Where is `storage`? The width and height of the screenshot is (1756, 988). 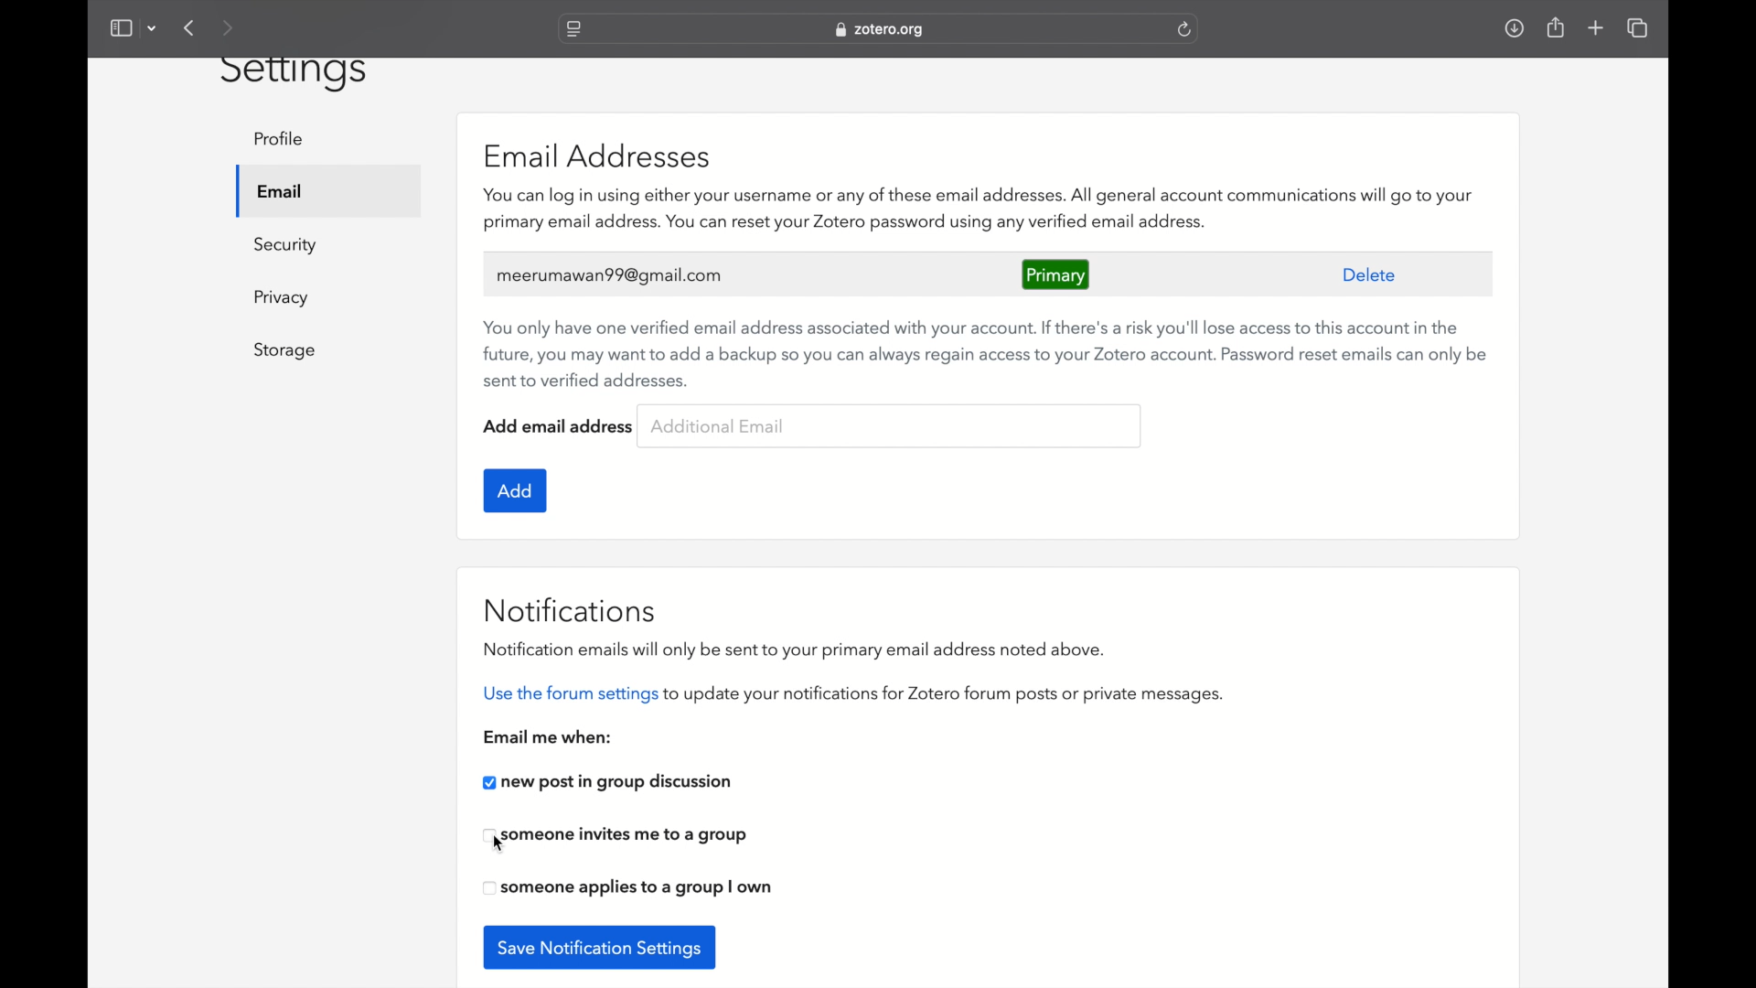
storage is located at coordinates (284, 351).